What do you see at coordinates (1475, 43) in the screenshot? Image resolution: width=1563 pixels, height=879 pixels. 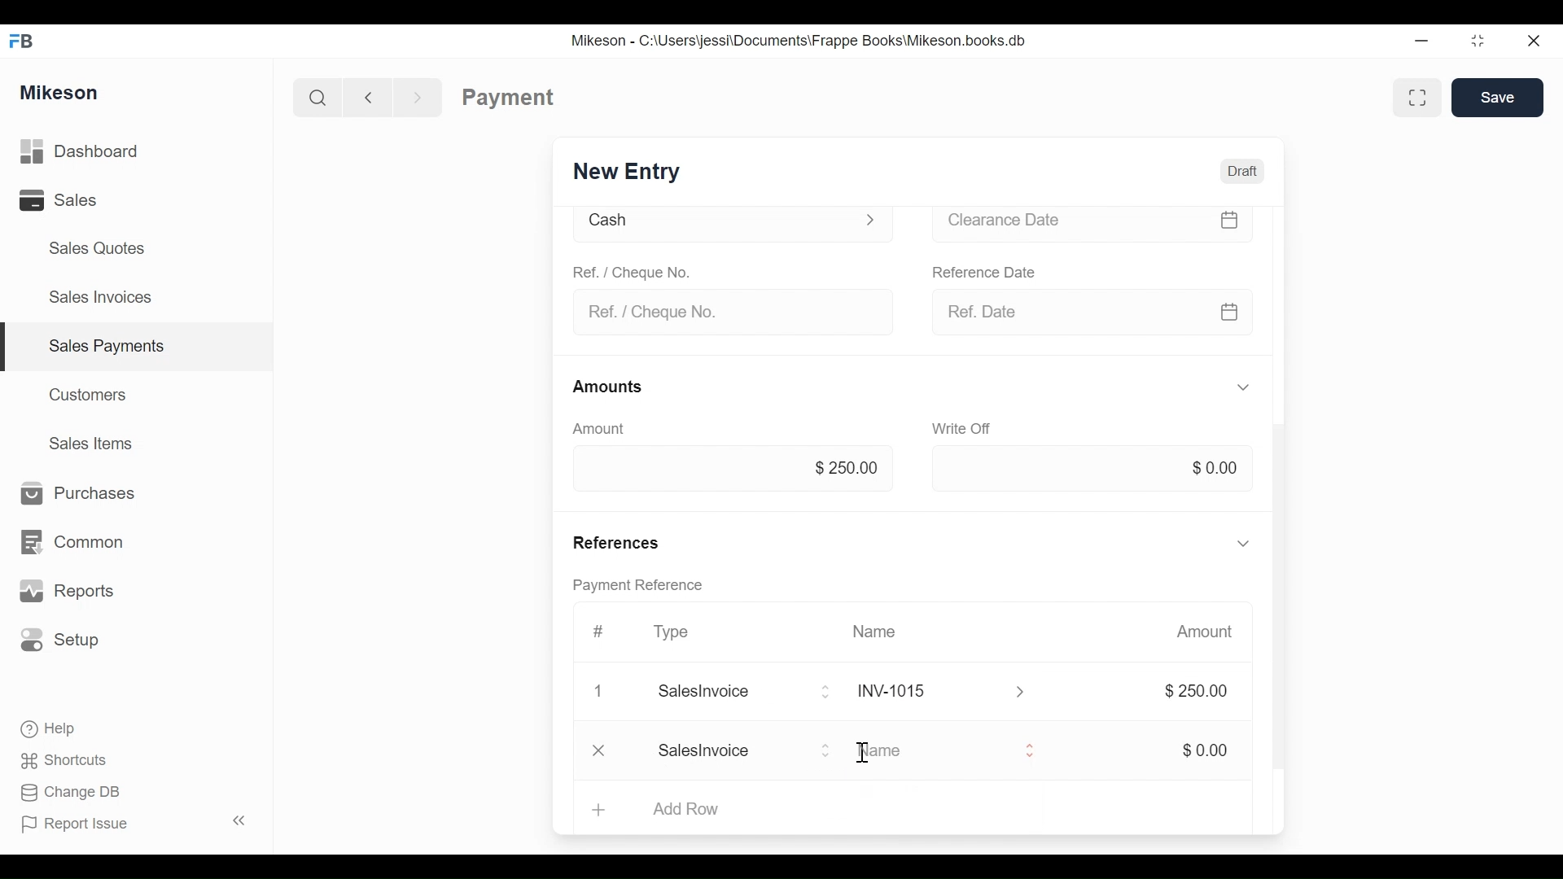 I see `Maximize` at bounding box center [1475, 43].